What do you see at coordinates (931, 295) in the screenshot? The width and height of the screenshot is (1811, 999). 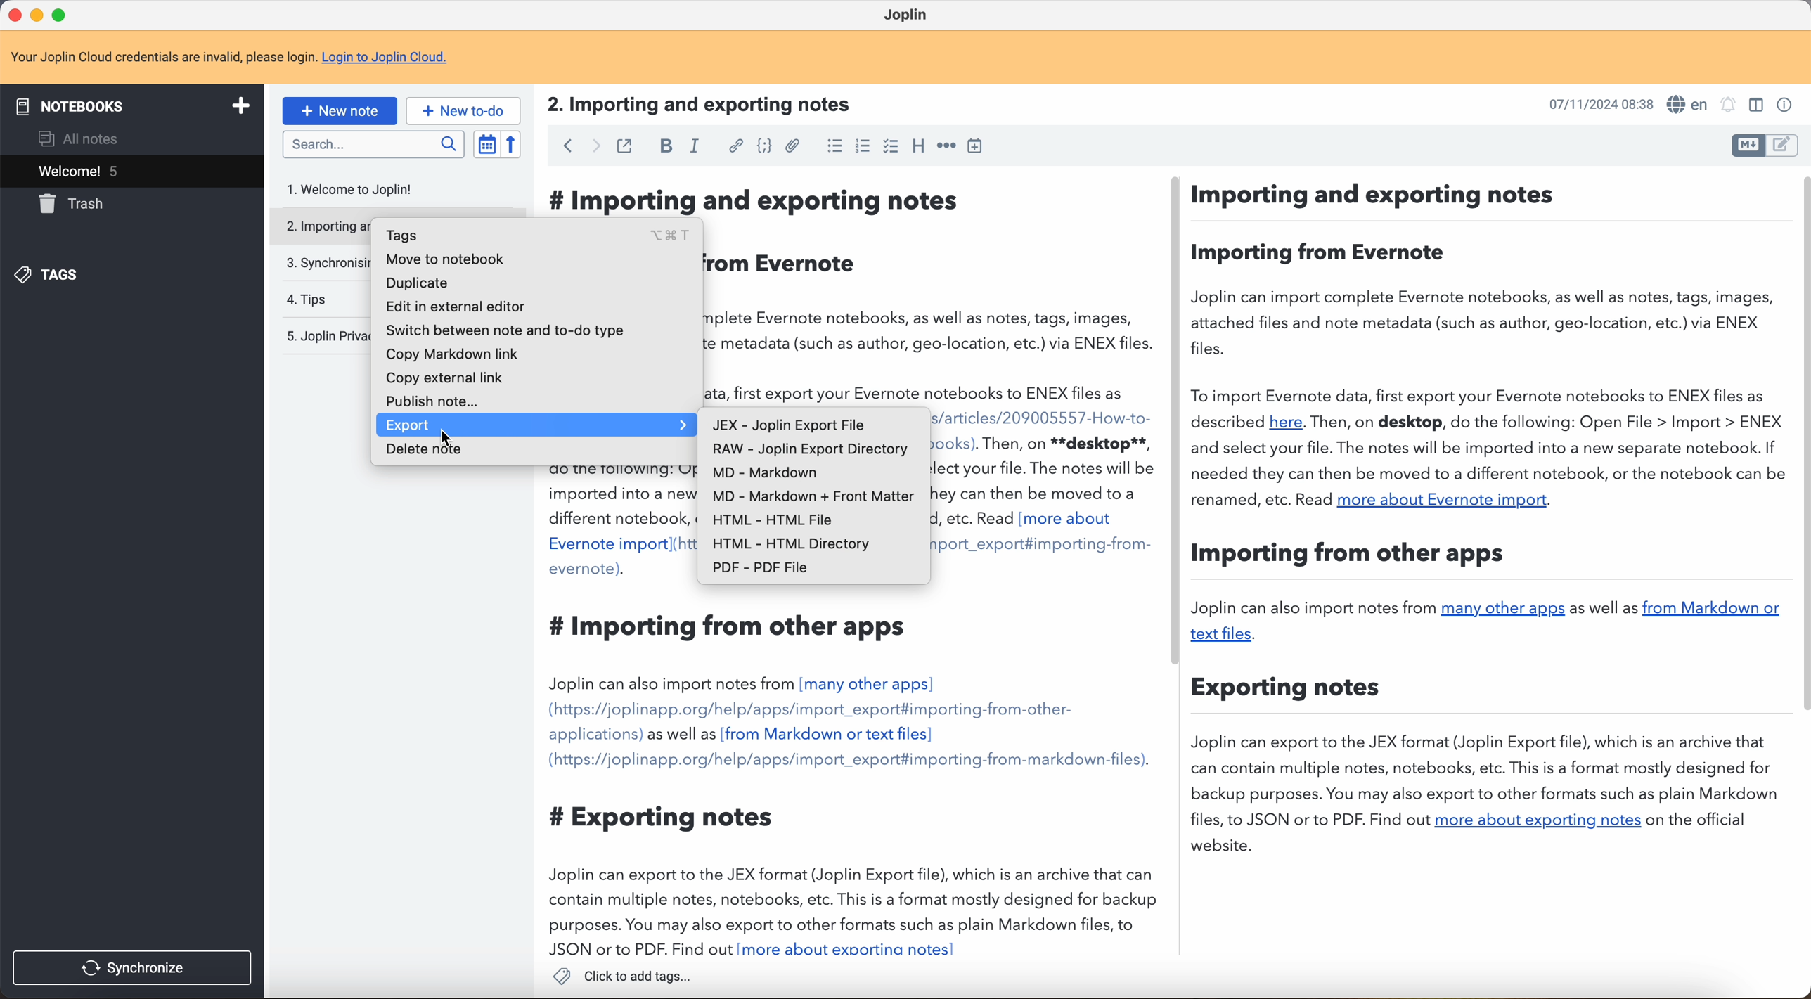 I see `Importing and exporting notes: Joplin can important complete Evernote notebooks, as well as notes, tags, images, attached files and note metadata (such as as author, geo-location, etc) vía ENEX files. To import Evernote data, first export your Evernote notebooks to ENEX files aside described (here)…` at bounding box center [931, 295].